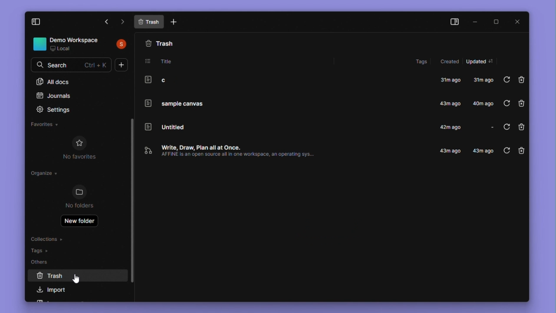 Image resolution: width=556 pixels, height=313 pixels. What do you see at coordinates (77, 278) in the screenshot?
I see `cursor` at bounding box center [77, 278].